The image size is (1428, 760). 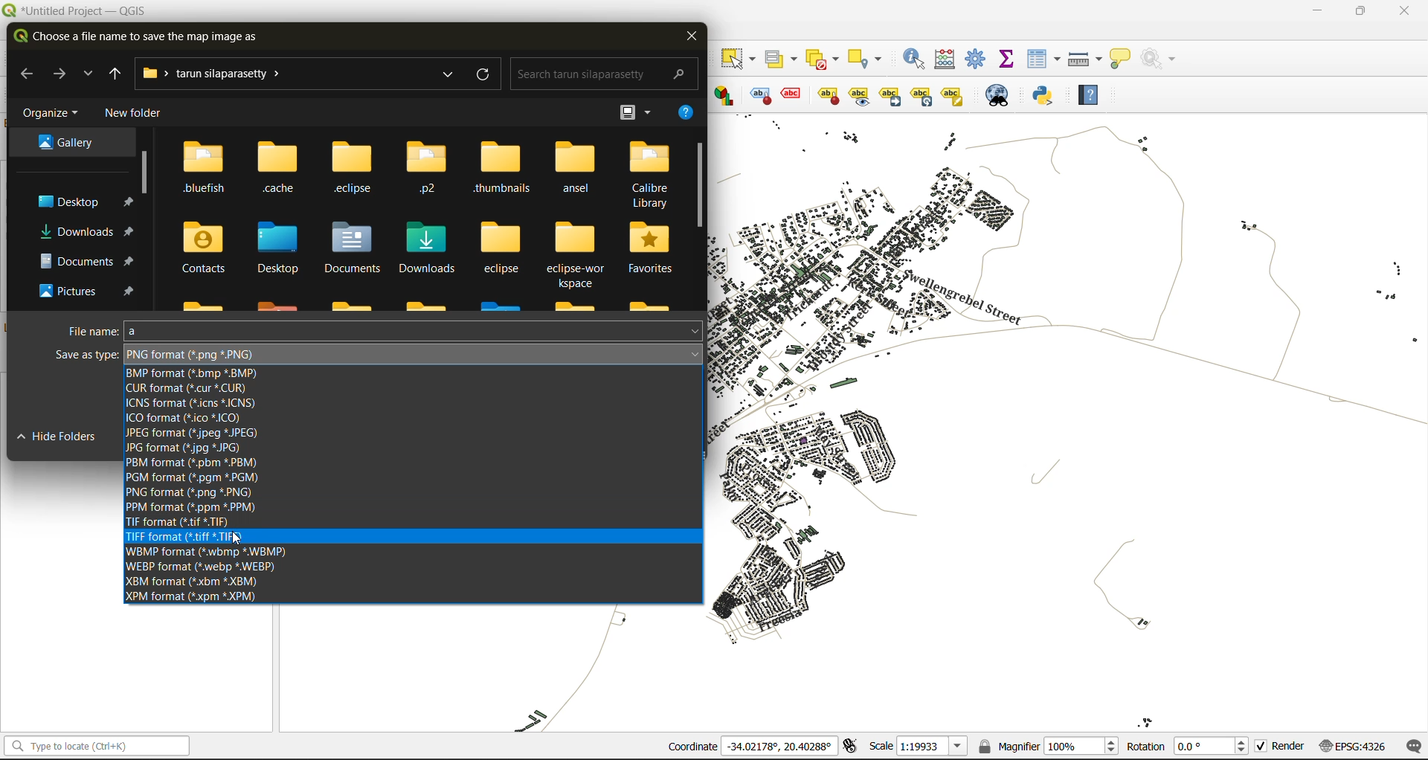 What do you see at coordinates (599, 71) in the screenshot?
I see `search` at bounding box center [599, 71].